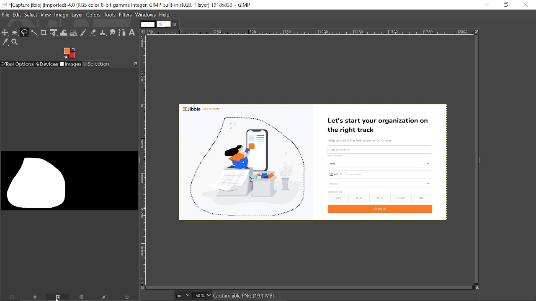 The height and width of the screenshot is (301, 536). Describe the element at coordinates (113, 32) in the screenshot. I see `Smudge tool` at that location.